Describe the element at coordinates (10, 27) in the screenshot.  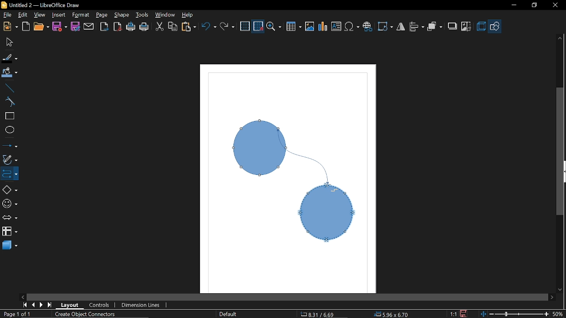
I see `New` at that location.